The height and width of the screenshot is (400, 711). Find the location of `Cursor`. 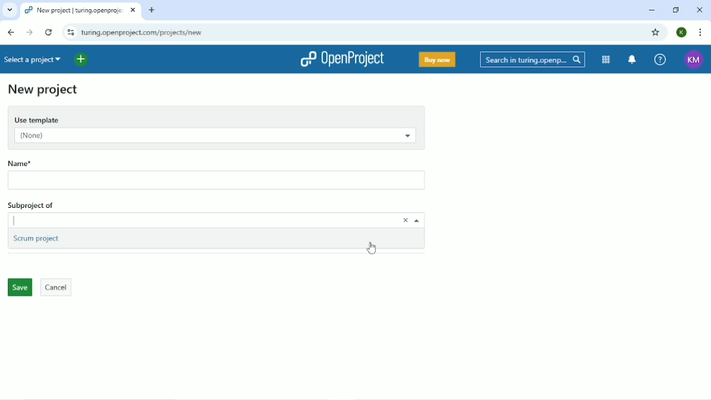

Cursor is located at coordinates (374, 248).